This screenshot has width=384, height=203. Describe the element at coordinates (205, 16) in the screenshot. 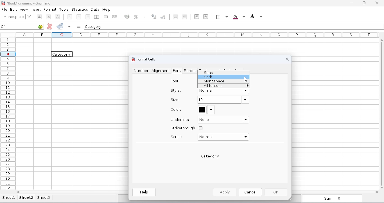

I see `subscript` at that location.